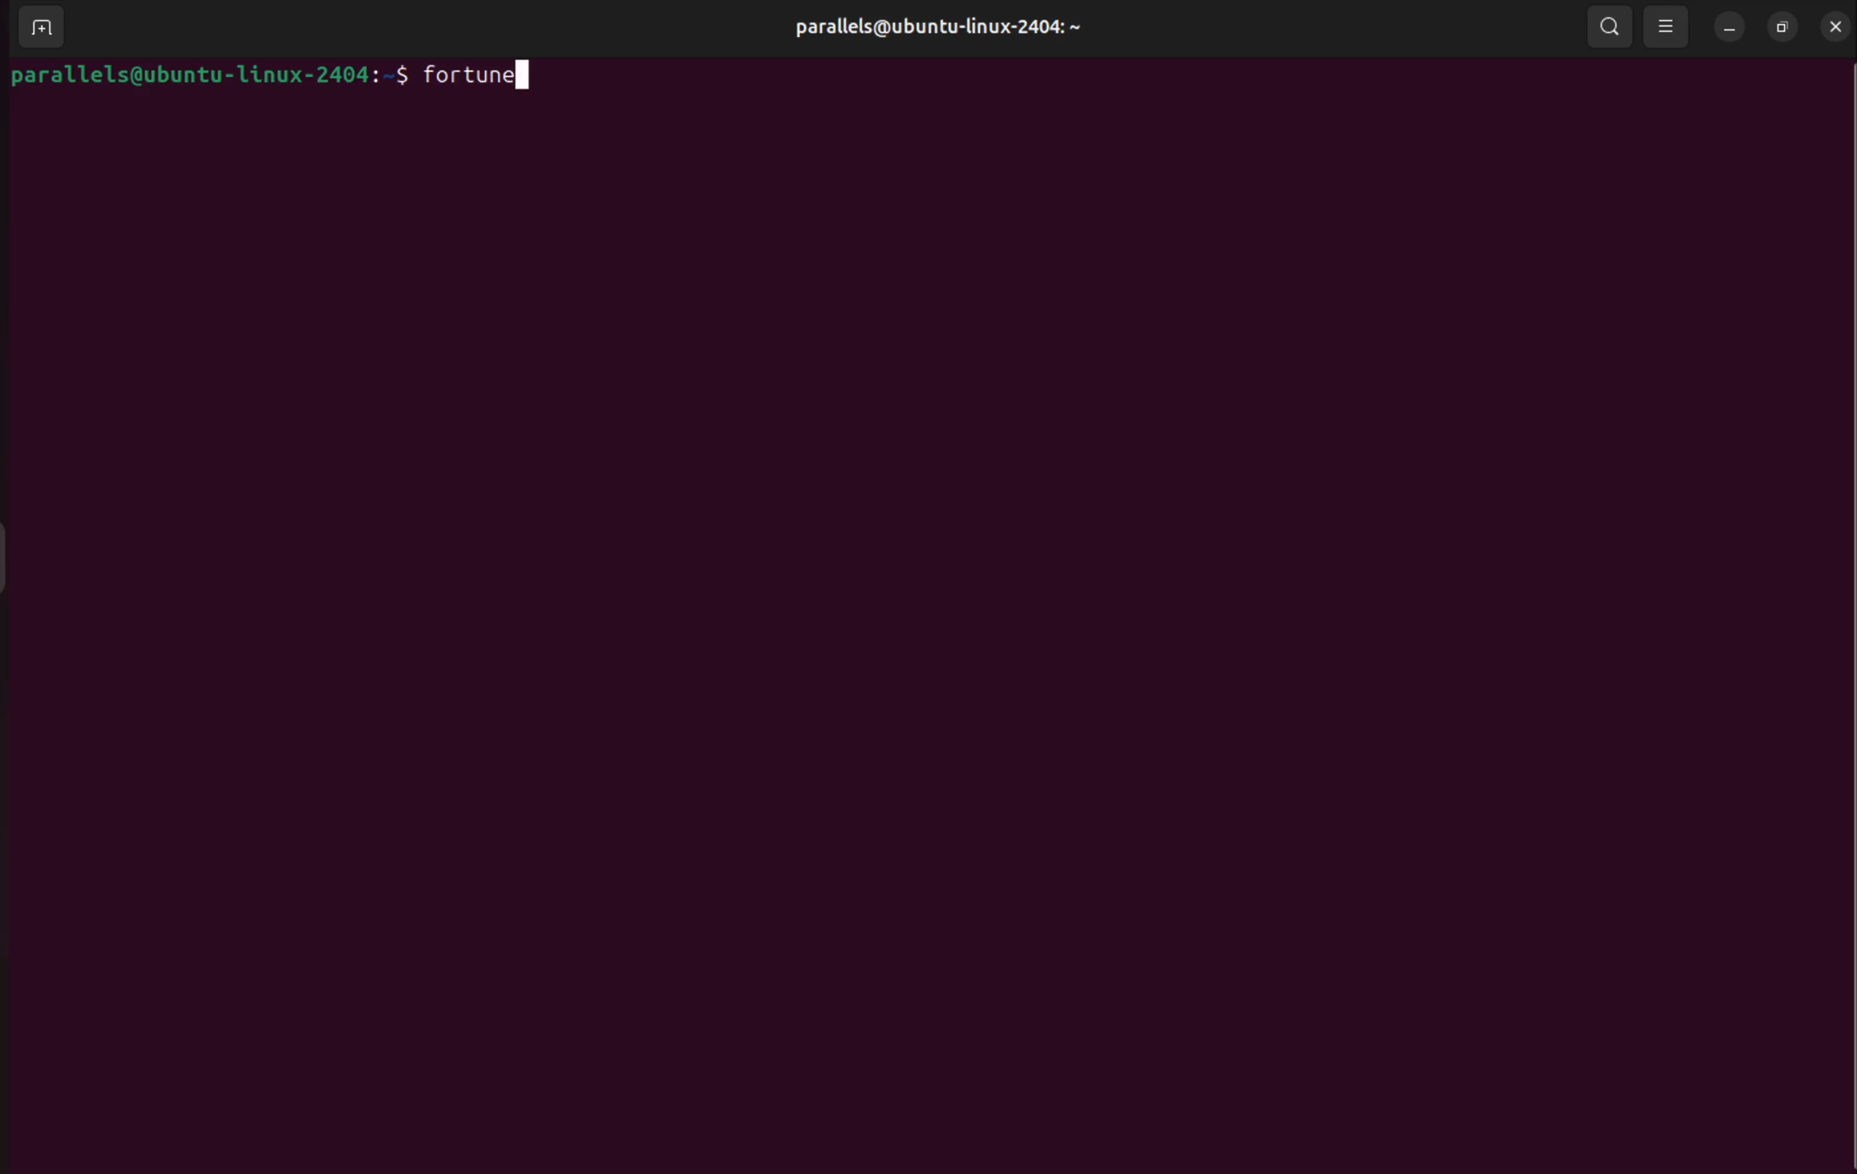 This screenshot has height=1174, width=1857. What do you see at coordinates (205, 76) in the screenshot?
I see `bash prompt` at bounding box center [205, 76].